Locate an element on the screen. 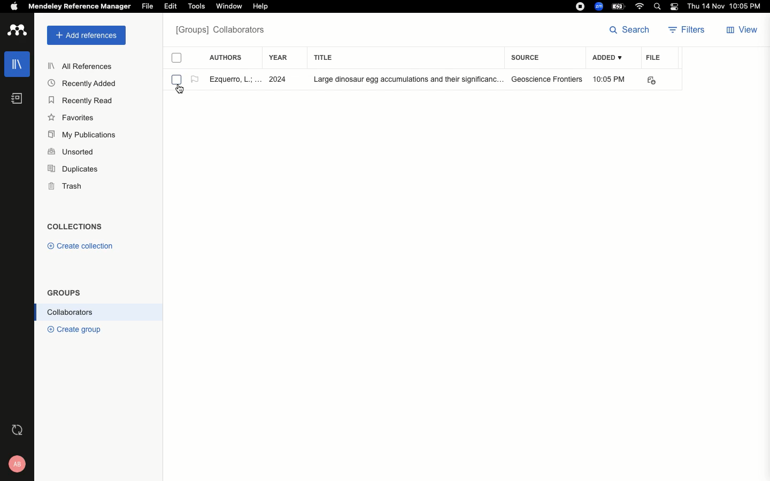  Tools is located at coordinates (197, 6).